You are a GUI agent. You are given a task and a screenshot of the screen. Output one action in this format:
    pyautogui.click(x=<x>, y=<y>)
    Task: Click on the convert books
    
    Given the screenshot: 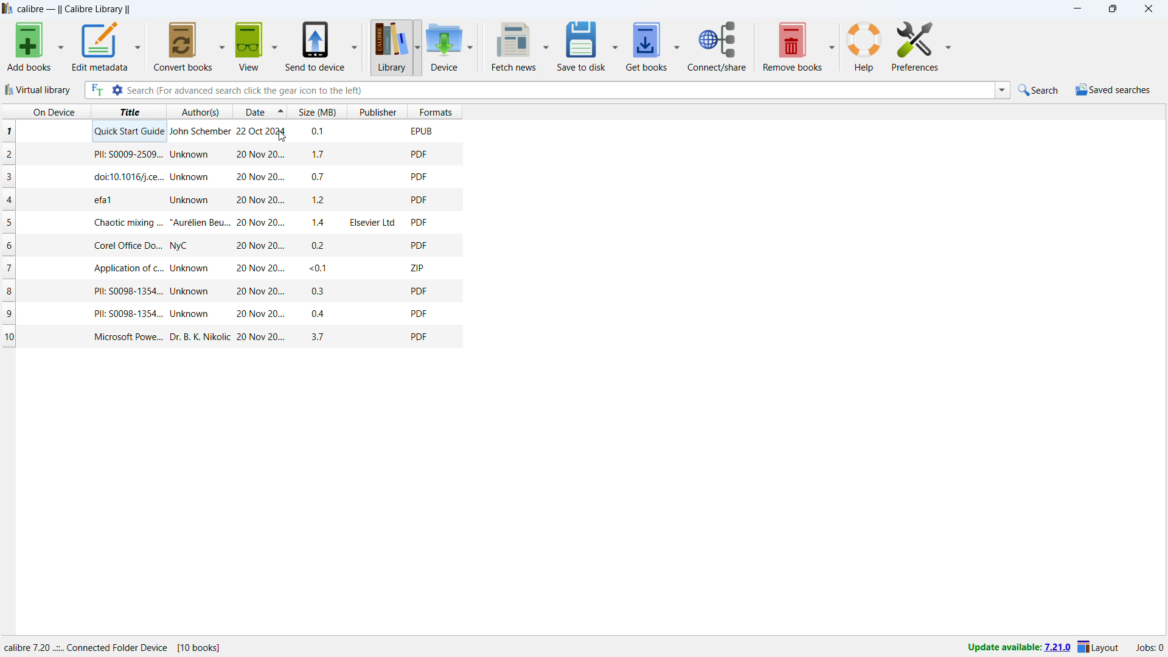 What is the action you would take?
    pyautogui.click(x=184, y=46)
    